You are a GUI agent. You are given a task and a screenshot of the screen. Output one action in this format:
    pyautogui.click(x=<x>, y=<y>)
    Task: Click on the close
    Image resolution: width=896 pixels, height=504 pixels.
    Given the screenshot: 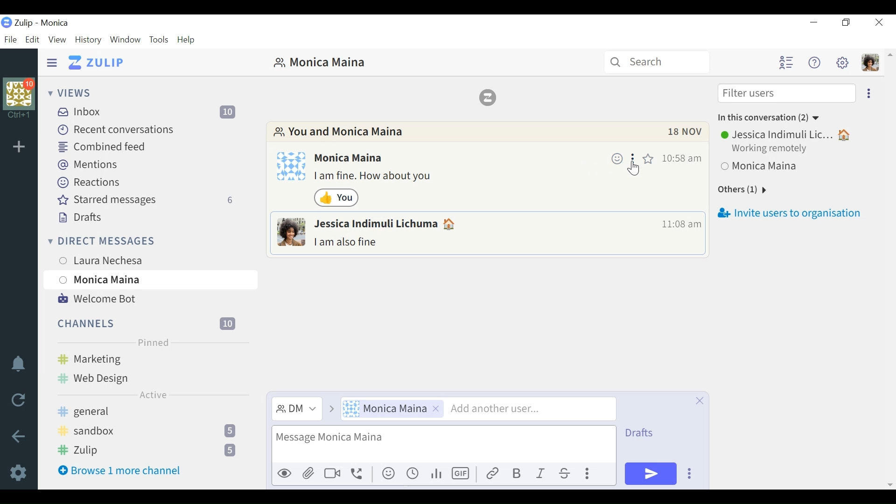 What is the action you would take?
    pyautogui.click(x=698, y=401)
    